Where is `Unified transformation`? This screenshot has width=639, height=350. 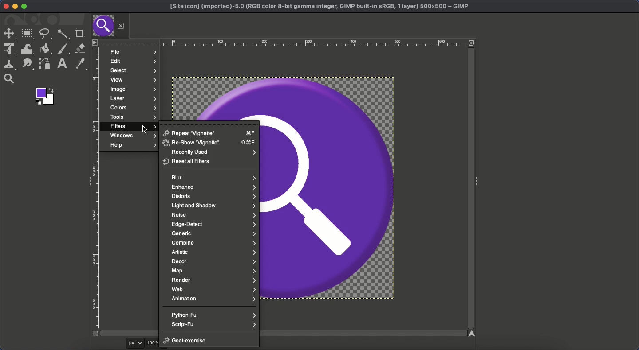 Unified transformation is located at coordinates (8, 49).